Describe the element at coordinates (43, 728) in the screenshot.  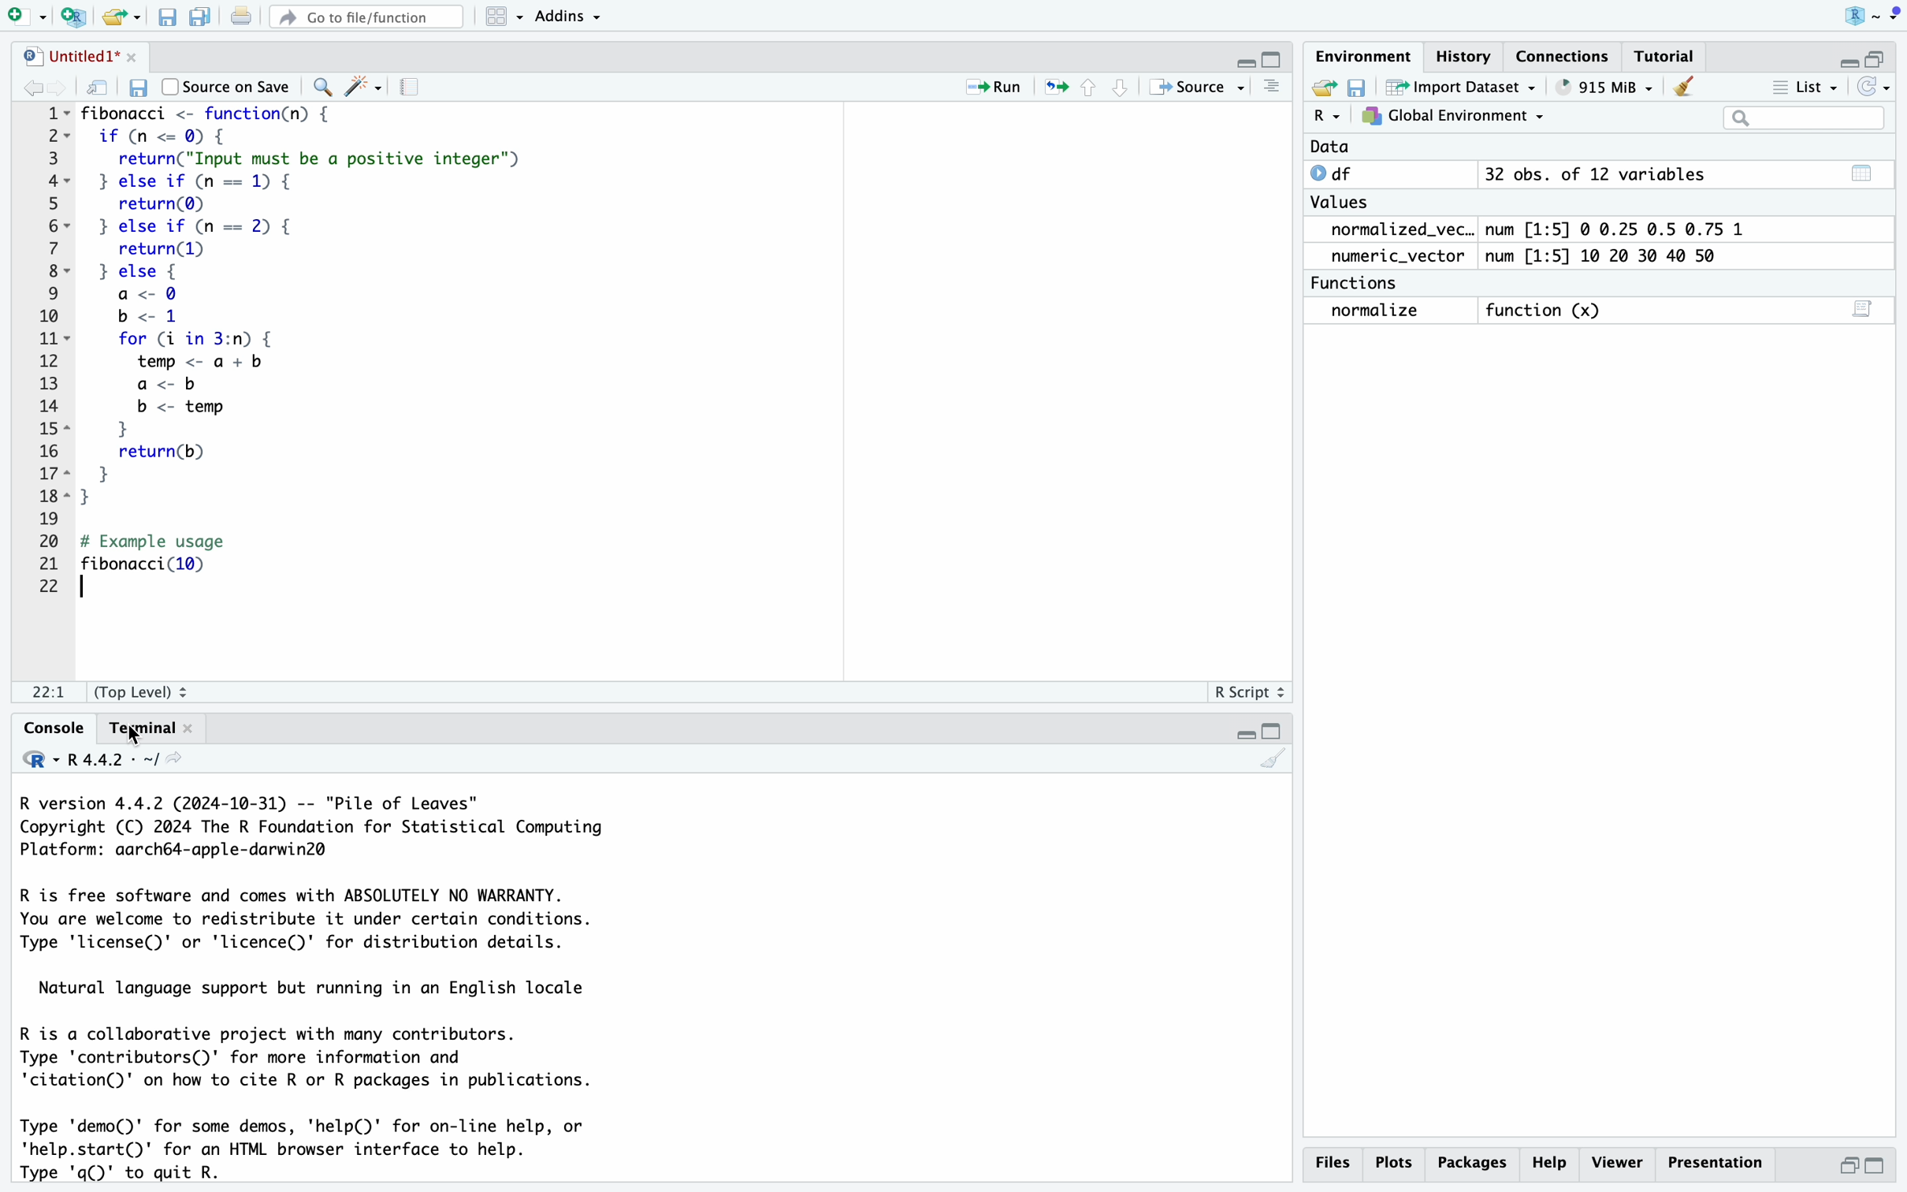
I see `console` at that location.